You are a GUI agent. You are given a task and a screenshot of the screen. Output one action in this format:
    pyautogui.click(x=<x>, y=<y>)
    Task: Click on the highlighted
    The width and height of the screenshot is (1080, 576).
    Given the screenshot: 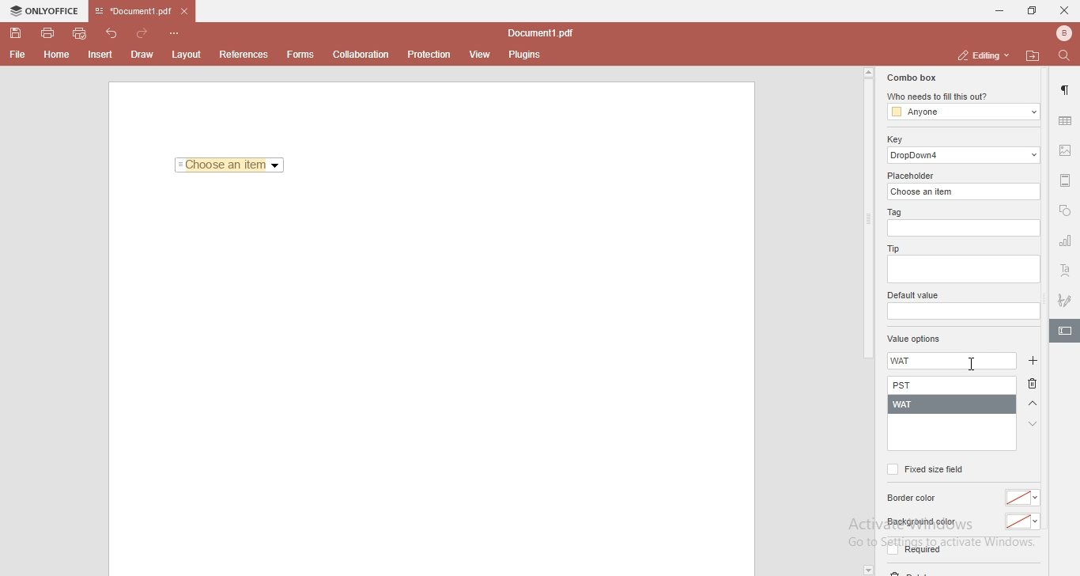 What is the action you would take?
    pyautogui.click(x=1064, y=332)
    